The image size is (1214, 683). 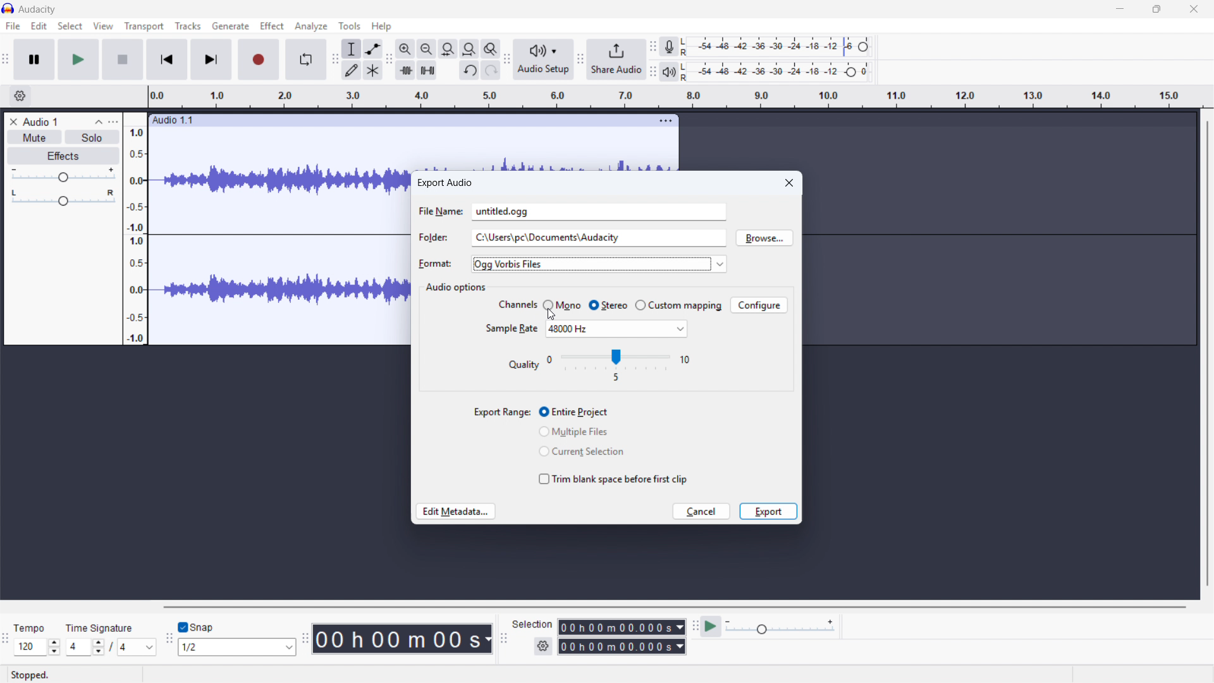 I want to click on Timeline settings , so click(x=18, y=96).